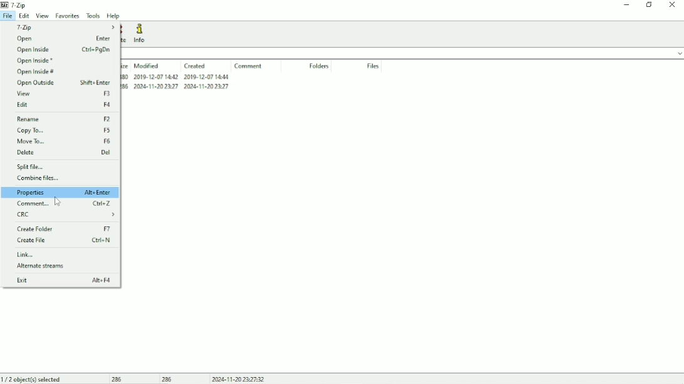 Image resolution: width=684 pixels, height=384 pixels. I want to click on Create File, so click(65, 241).